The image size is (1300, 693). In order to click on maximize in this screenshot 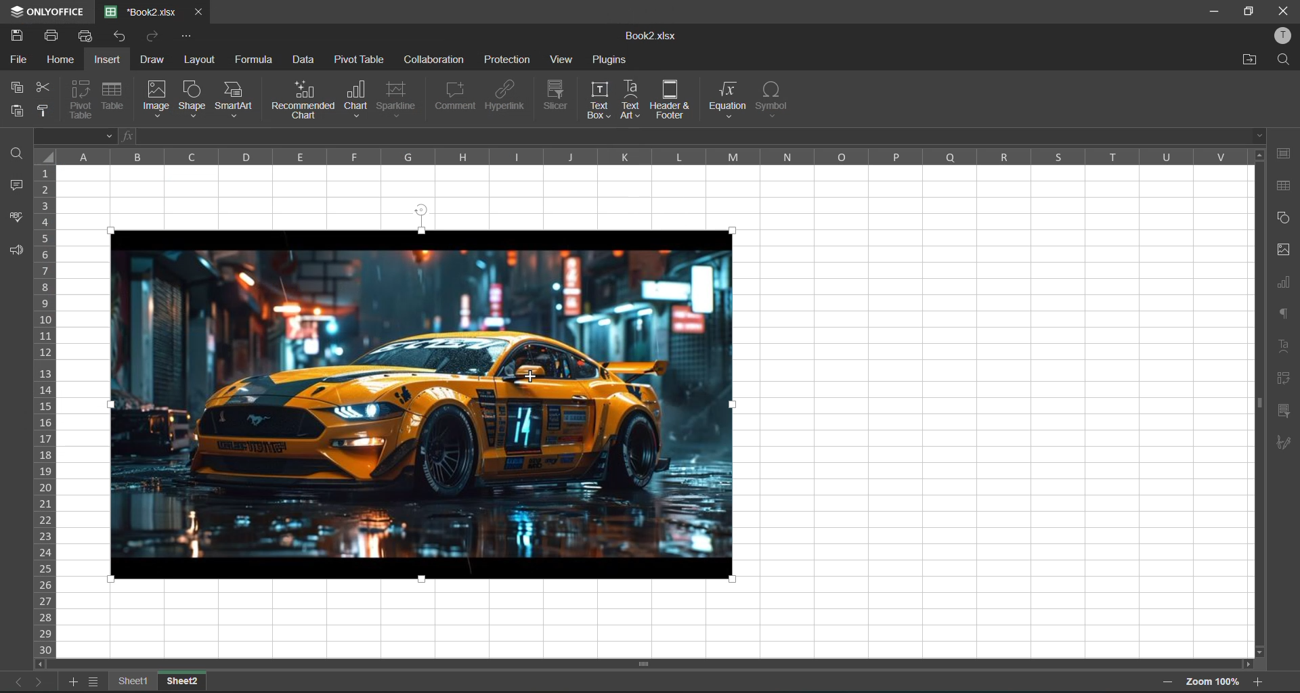, I will do `click(1248, 13)`.